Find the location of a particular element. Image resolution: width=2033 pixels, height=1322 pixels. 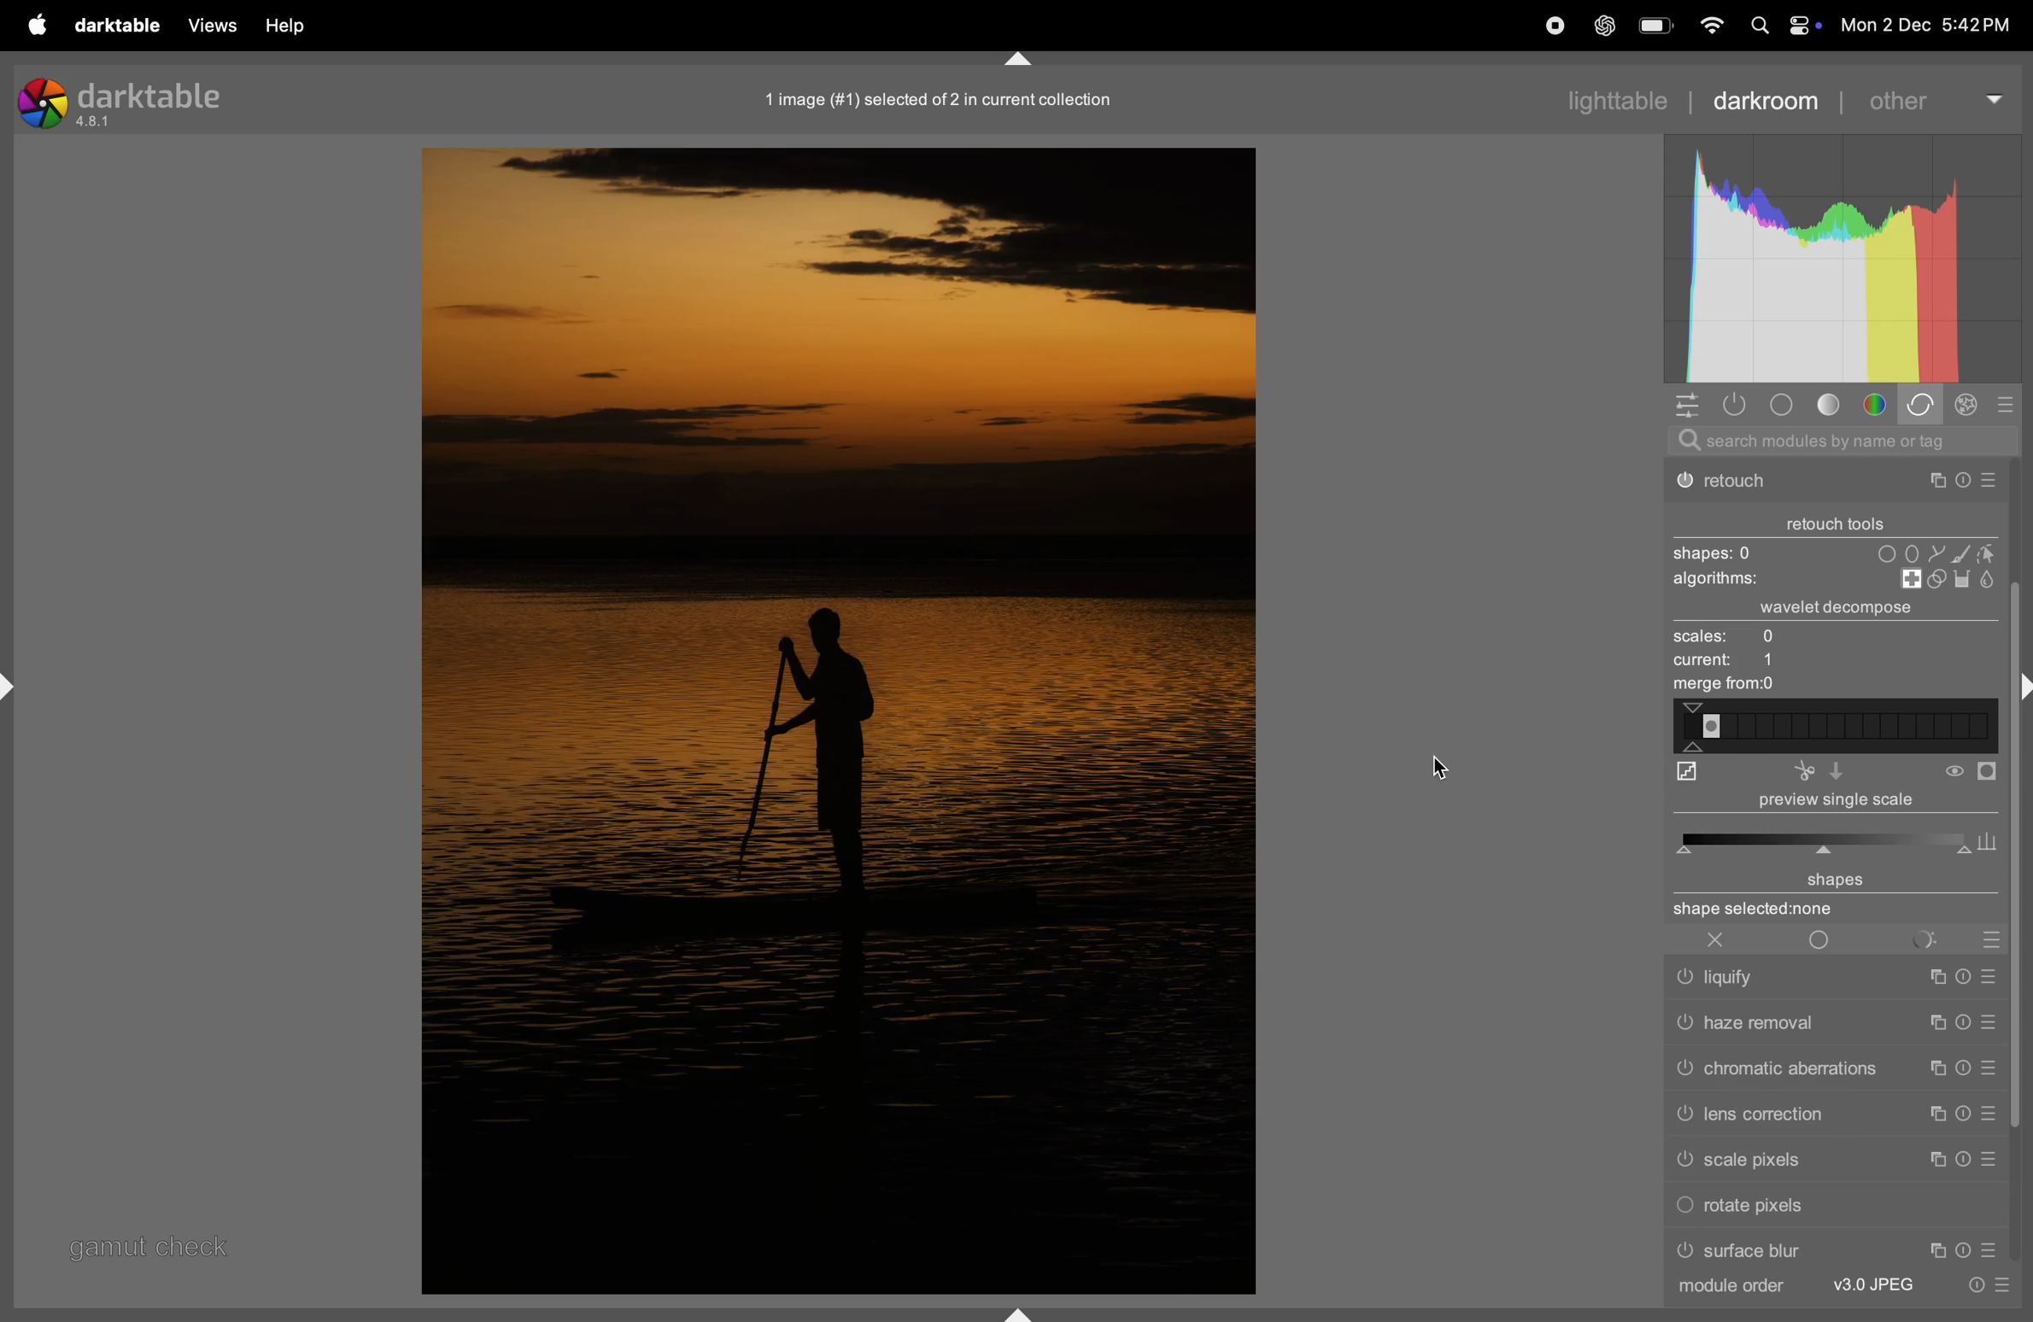

displaymask is located at coordinates (1971, 772).